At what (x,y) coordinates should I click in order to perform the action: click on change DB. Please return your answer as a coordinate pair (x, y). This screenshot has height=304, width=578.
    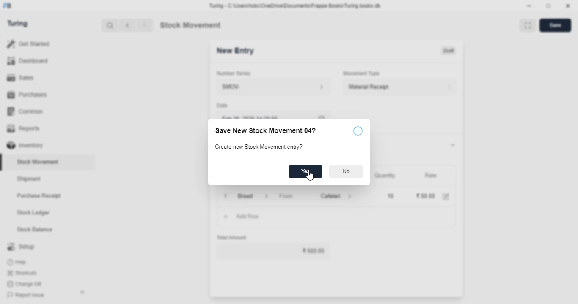
    Looking at the image, I should click on (25, 284).